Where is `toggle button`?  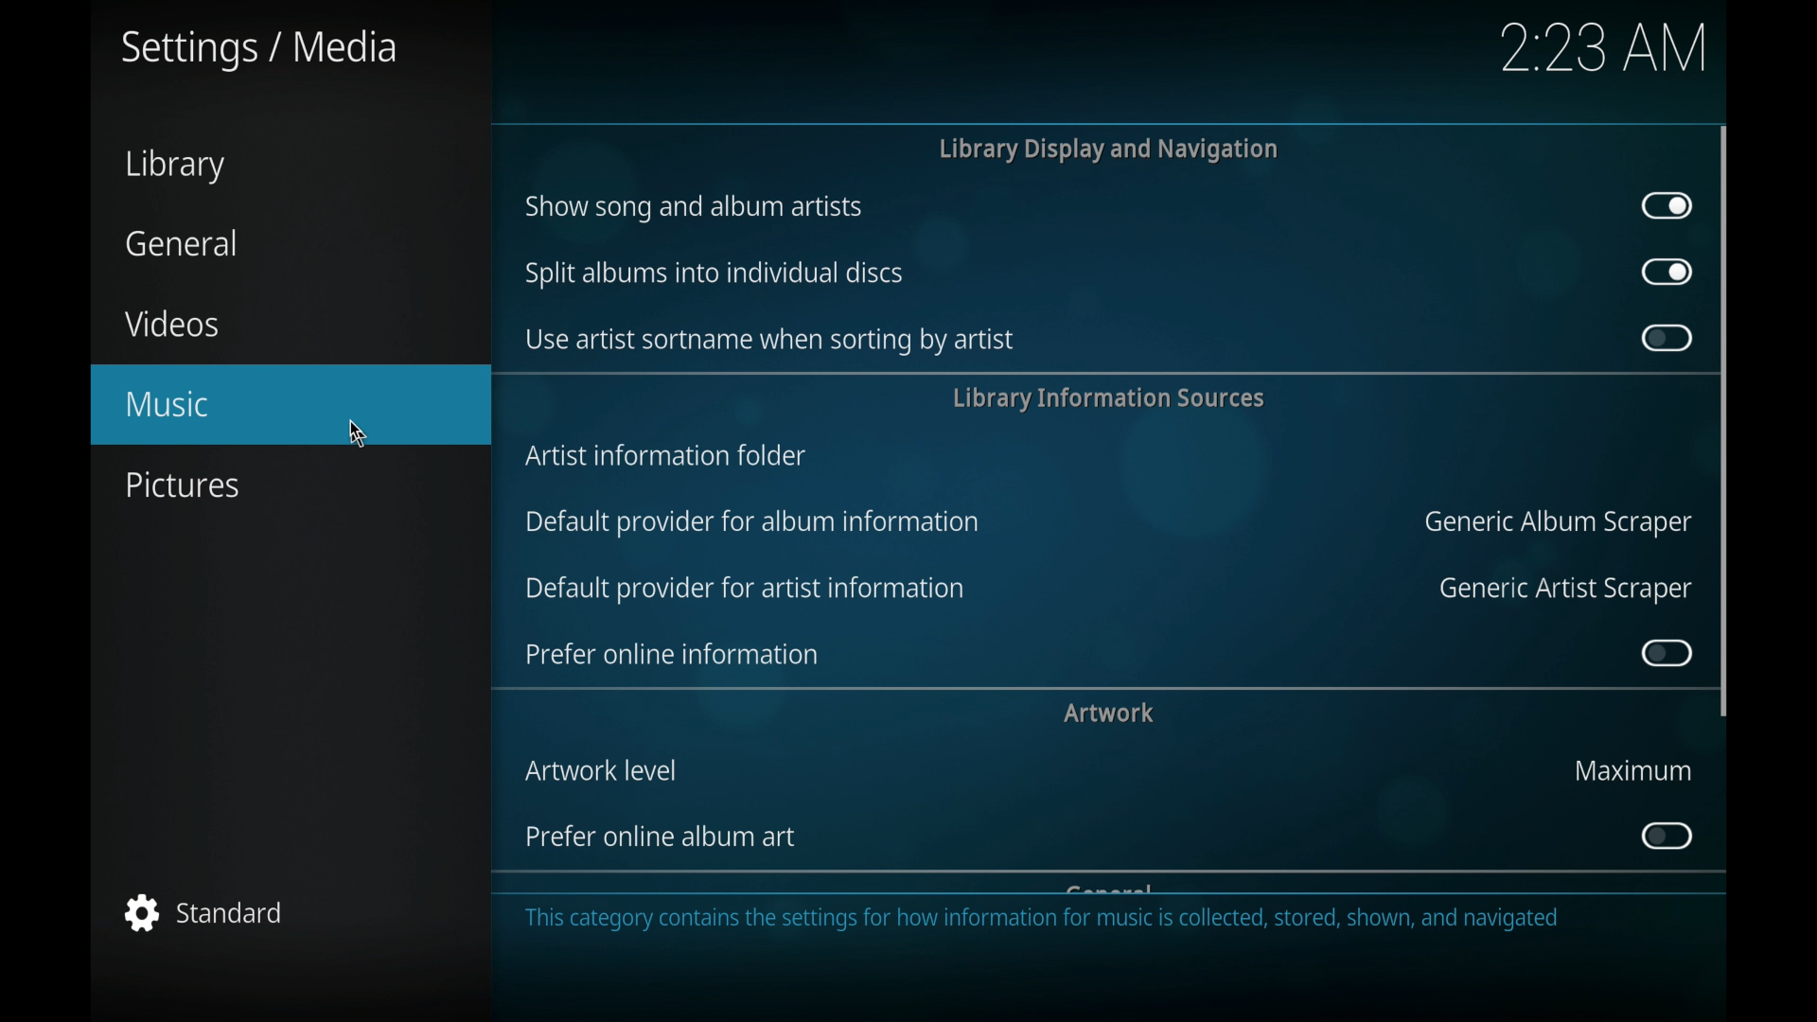 toggle button is located at coordinates (1665, 836).